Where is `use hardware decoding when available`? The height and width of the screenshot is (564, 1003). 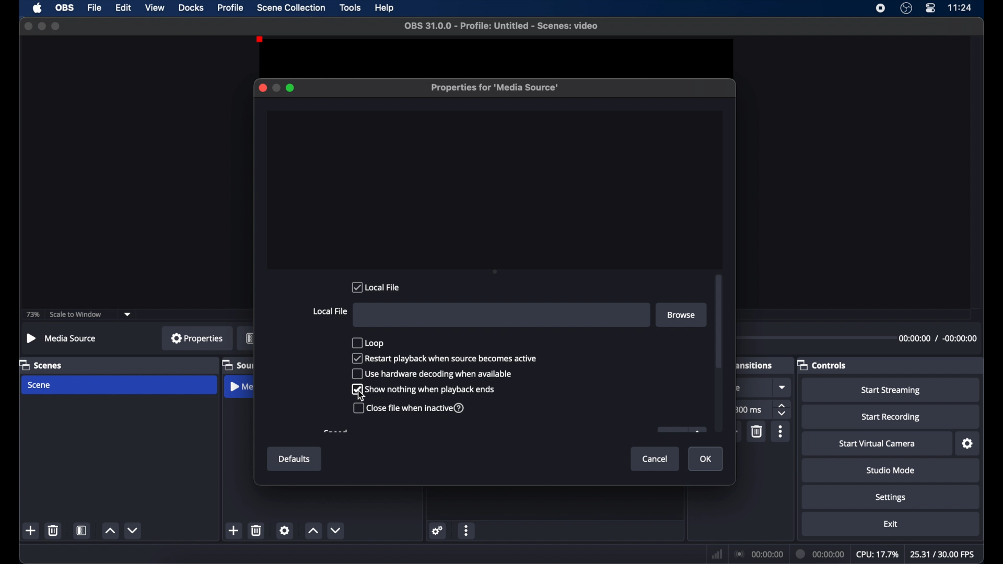
use hardware decoding when available is located at coordinates (431, 374).